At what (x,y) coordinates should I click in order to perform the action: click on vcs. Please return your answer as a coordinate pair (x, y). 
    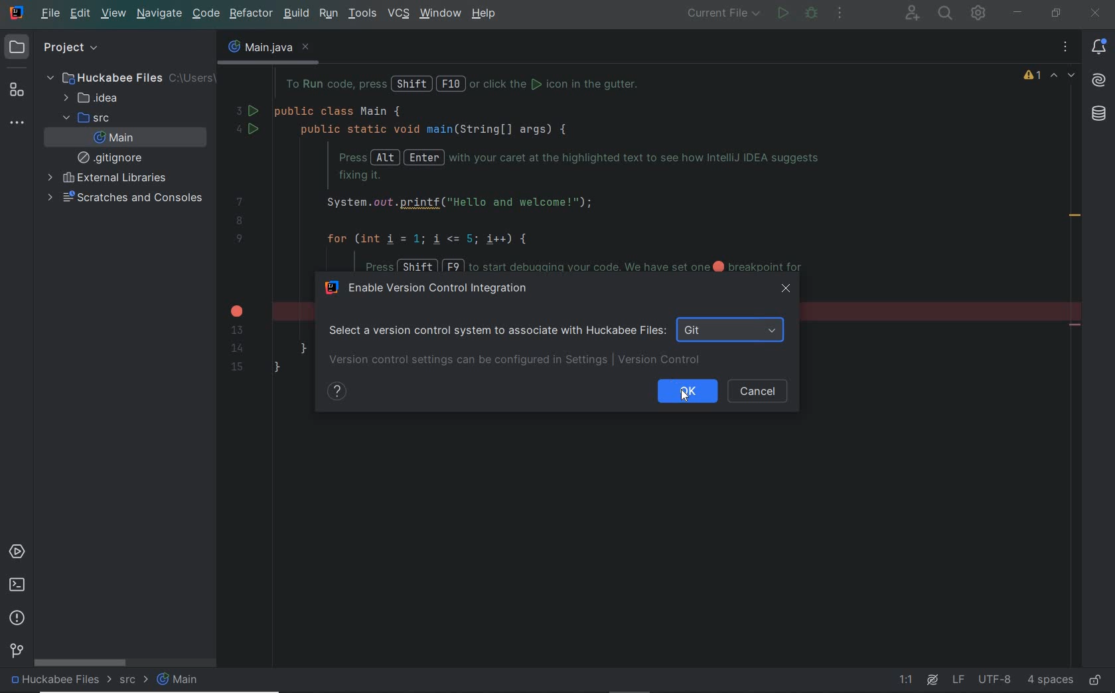
    Looking at the image, I should click on (399, 15).